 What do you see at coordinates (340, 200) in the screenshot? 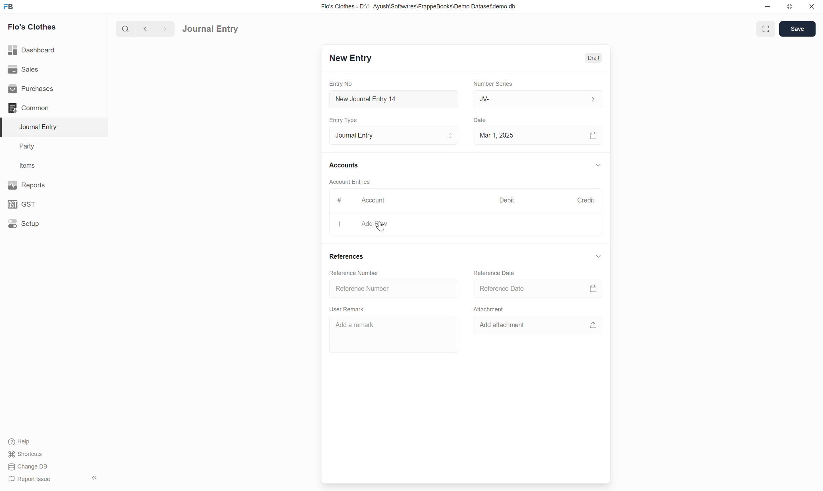
I see `#` at bounding box center [340, 200].